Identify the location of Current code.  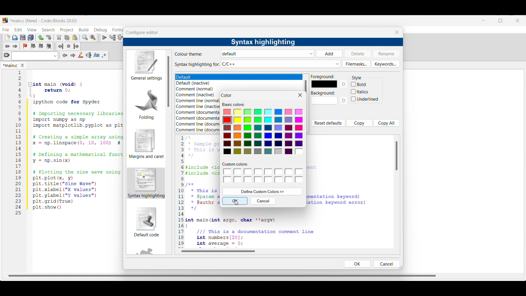
(70, 143).